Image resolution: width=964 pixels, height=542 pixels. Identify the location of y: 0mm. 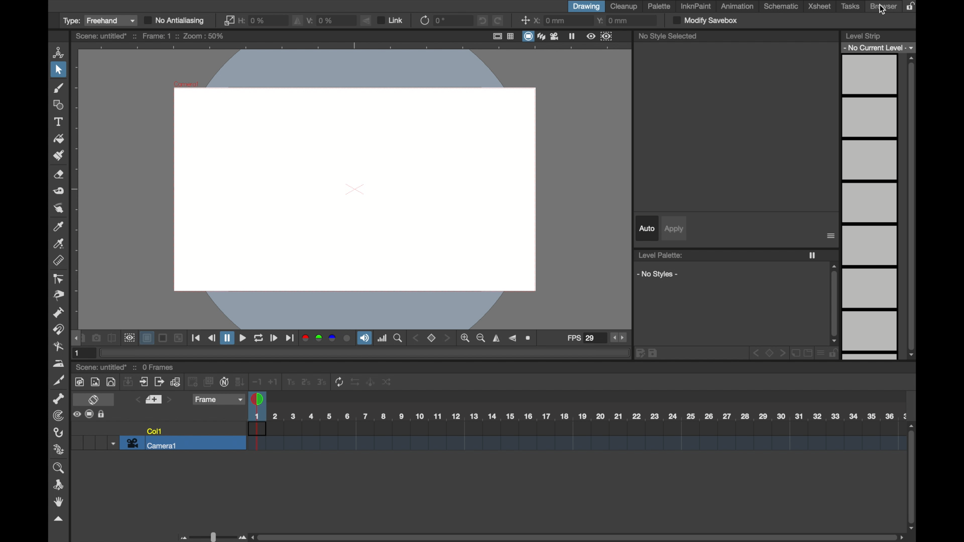
(614, 21).